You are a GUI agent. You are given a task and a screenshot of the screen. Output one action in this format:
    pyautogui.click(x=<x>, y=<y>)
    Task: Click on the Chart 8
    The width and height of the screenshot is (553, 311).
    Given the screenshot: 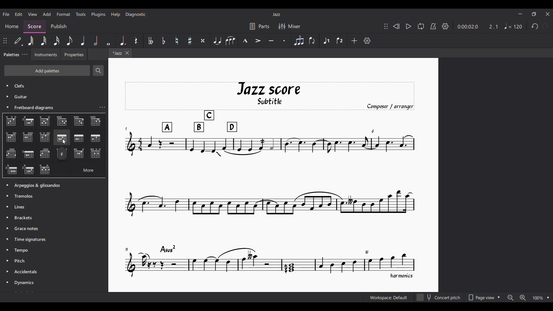 What is the action you would take?
    pyautogui.click(x=44, y=136)
    